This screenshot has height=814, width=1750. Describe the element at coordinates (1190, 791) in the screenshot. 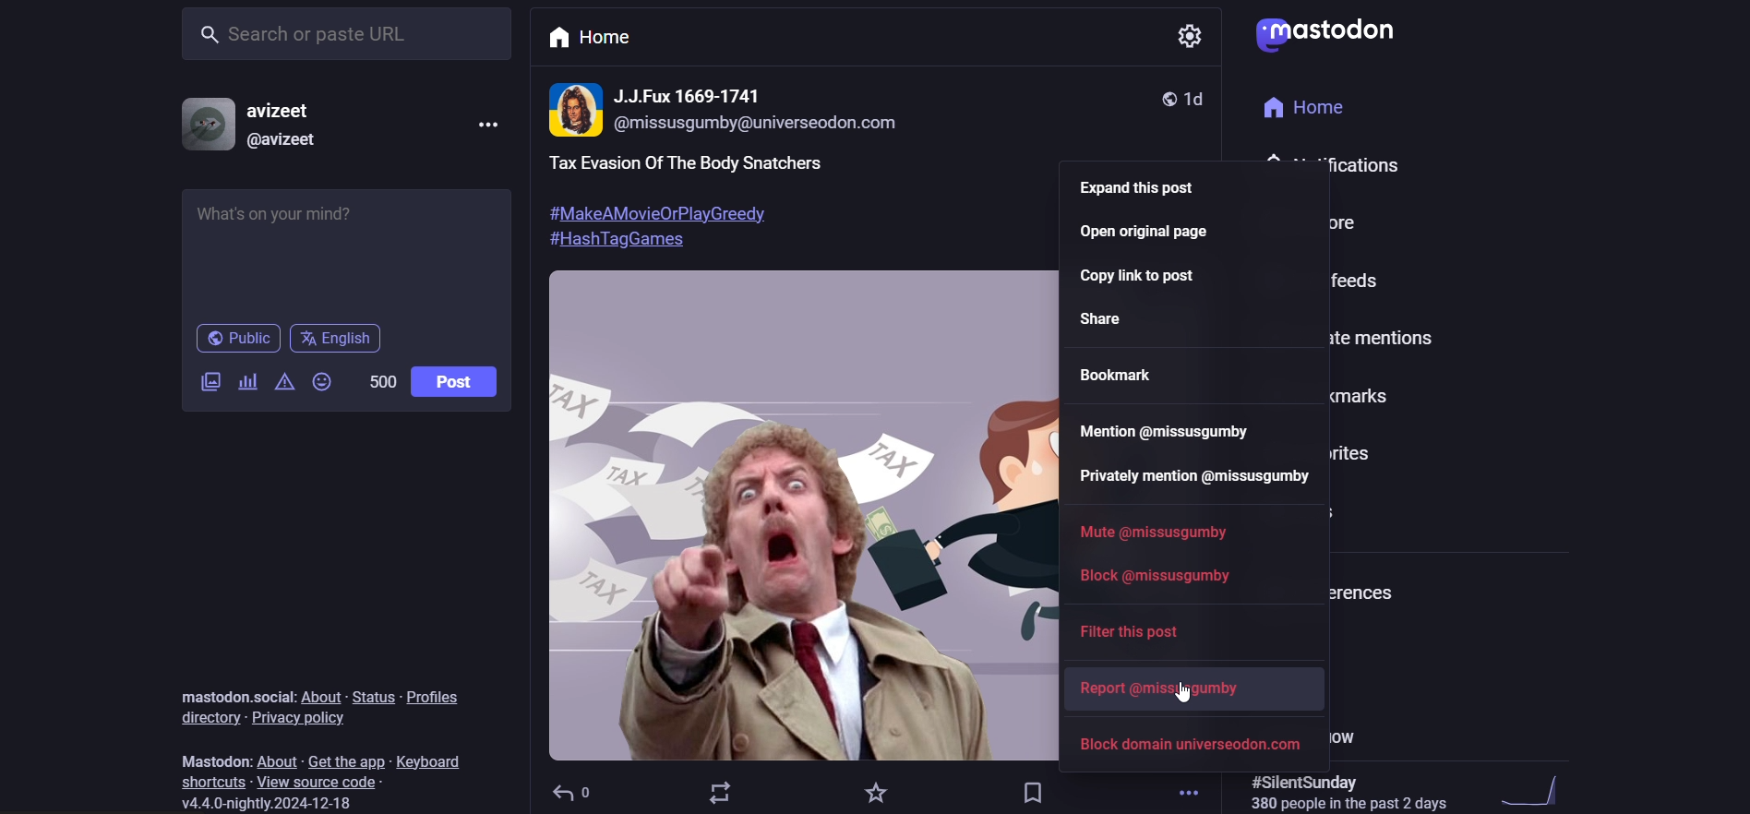

I see `more` at that location.